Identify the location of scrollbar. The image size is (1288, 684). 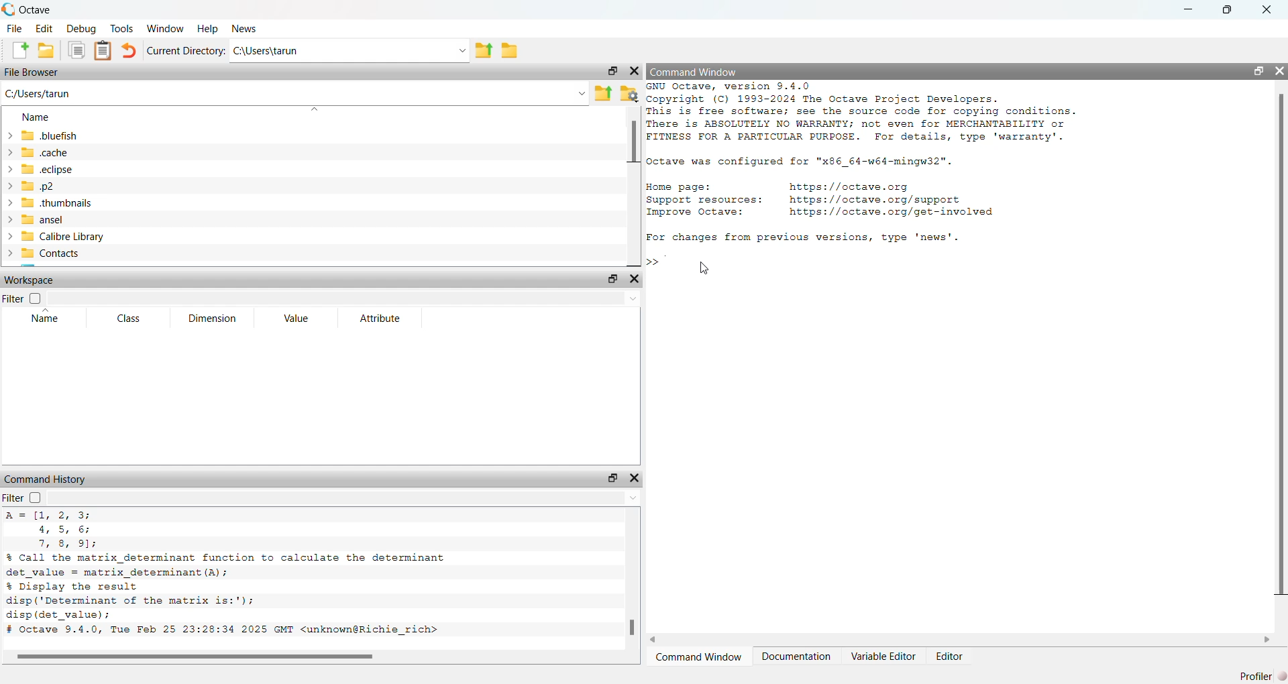
(631, 184).